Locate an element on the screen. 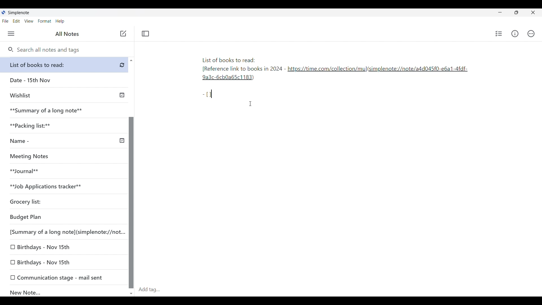 The image size is (542, 305). Communication stage - mail sent is located at coordinates (64, 277).